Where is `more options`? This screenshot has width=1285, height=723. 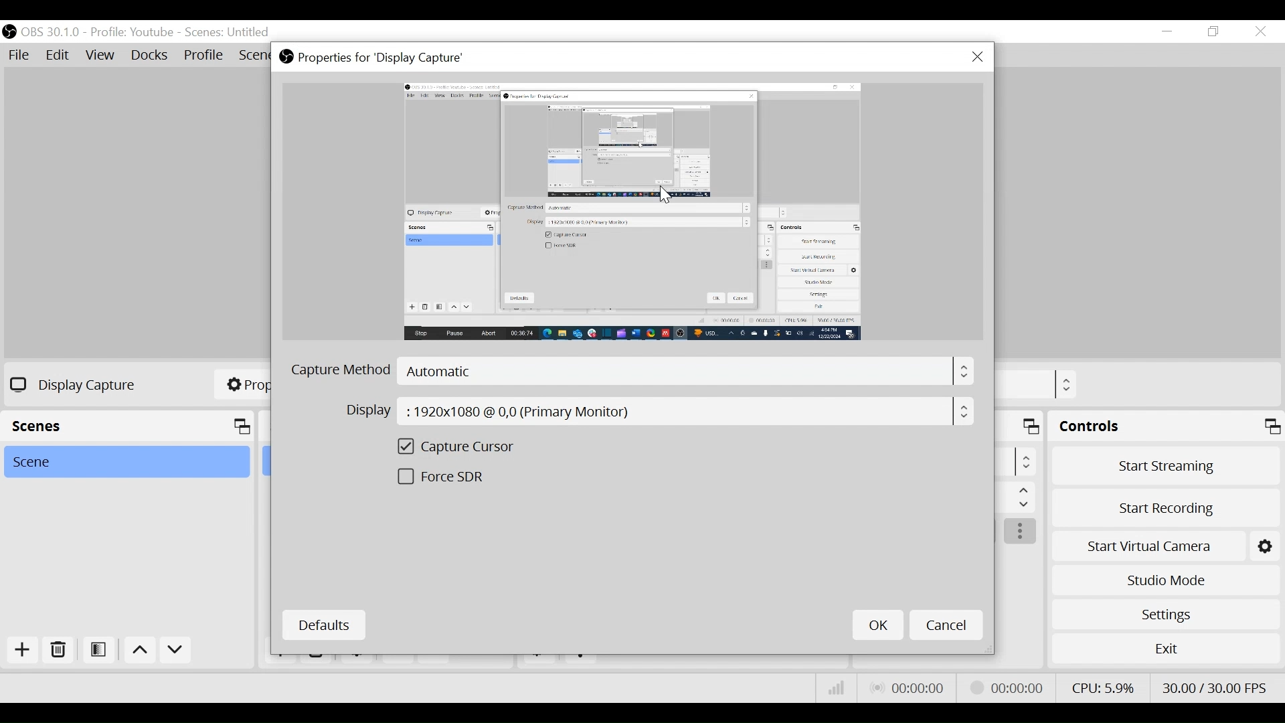 more options is located at coordinates (1021, 532).